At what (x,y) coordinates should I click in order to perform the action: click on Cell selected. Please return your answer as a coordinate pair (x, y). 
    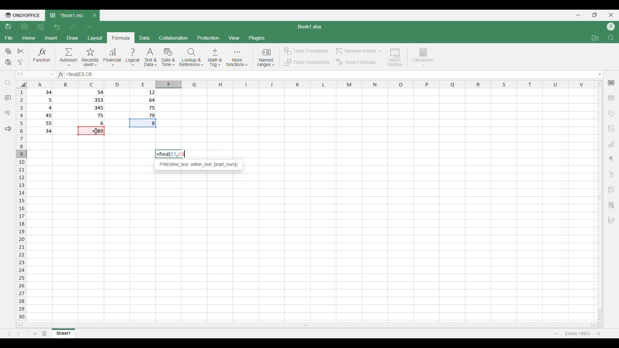
    Looking at the image, I should click on (91, 130).